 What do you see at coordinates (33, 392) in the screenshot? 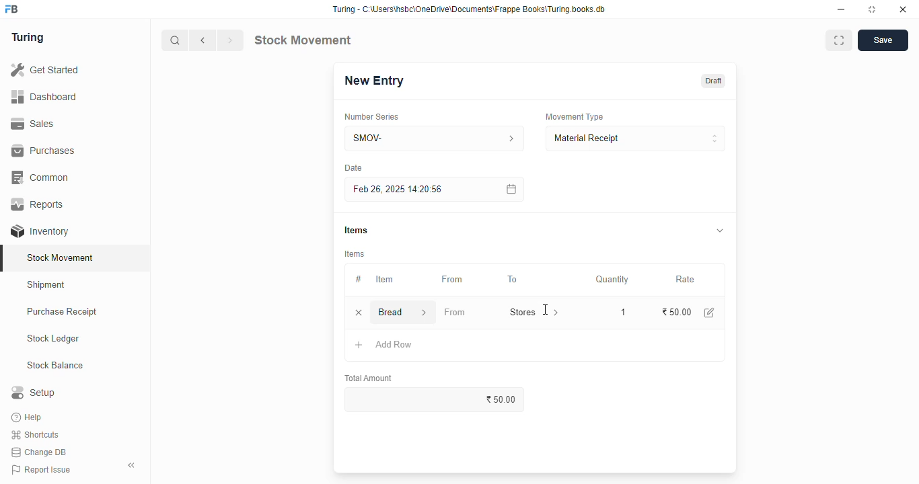
I see `setup` at bounding box center [33, 392].